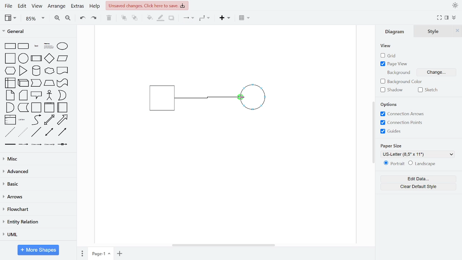 This screenshot has width=462, height=260. I want to click on diamond, so click(49, 59).